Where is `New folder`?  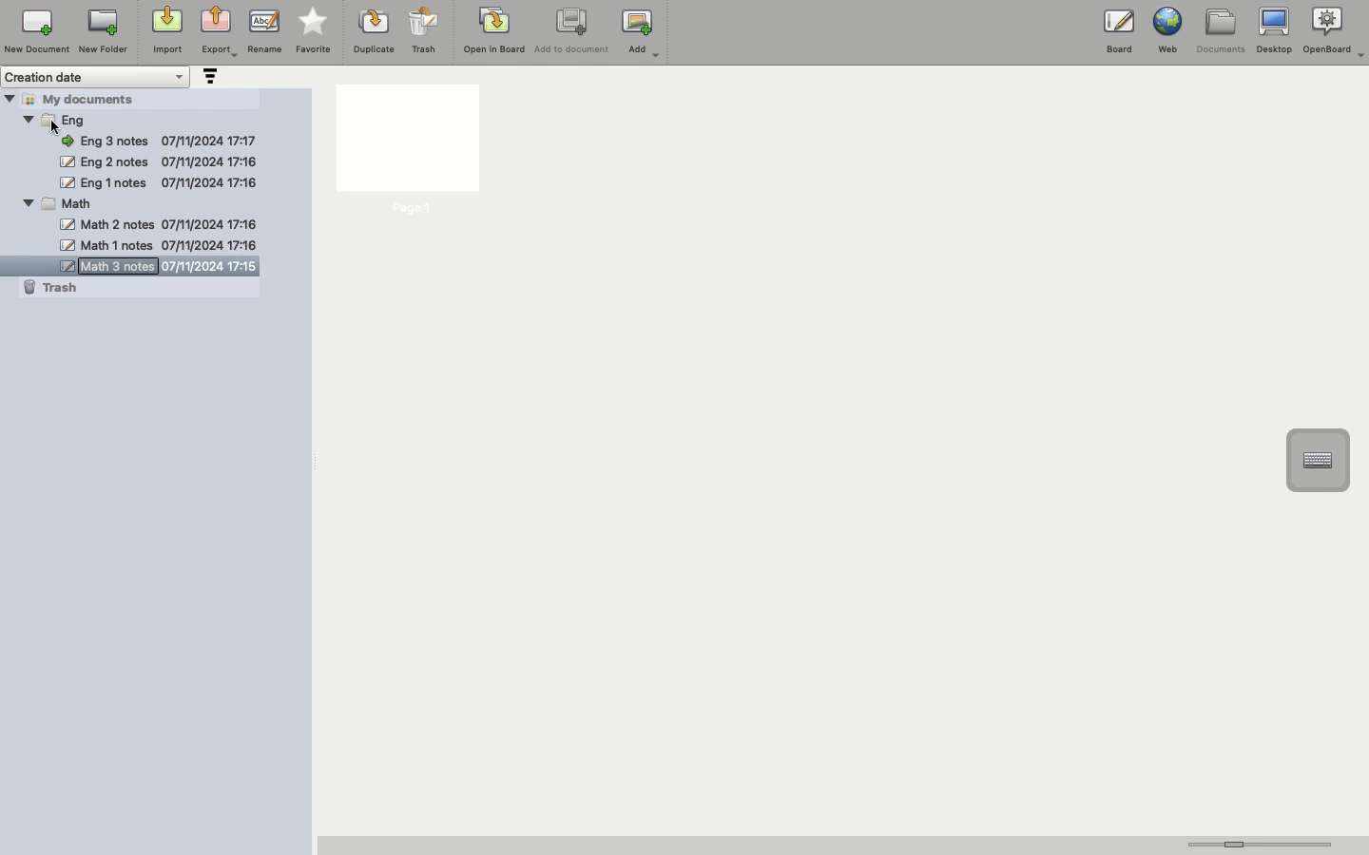
New folder is located at coordinates (102, 32).